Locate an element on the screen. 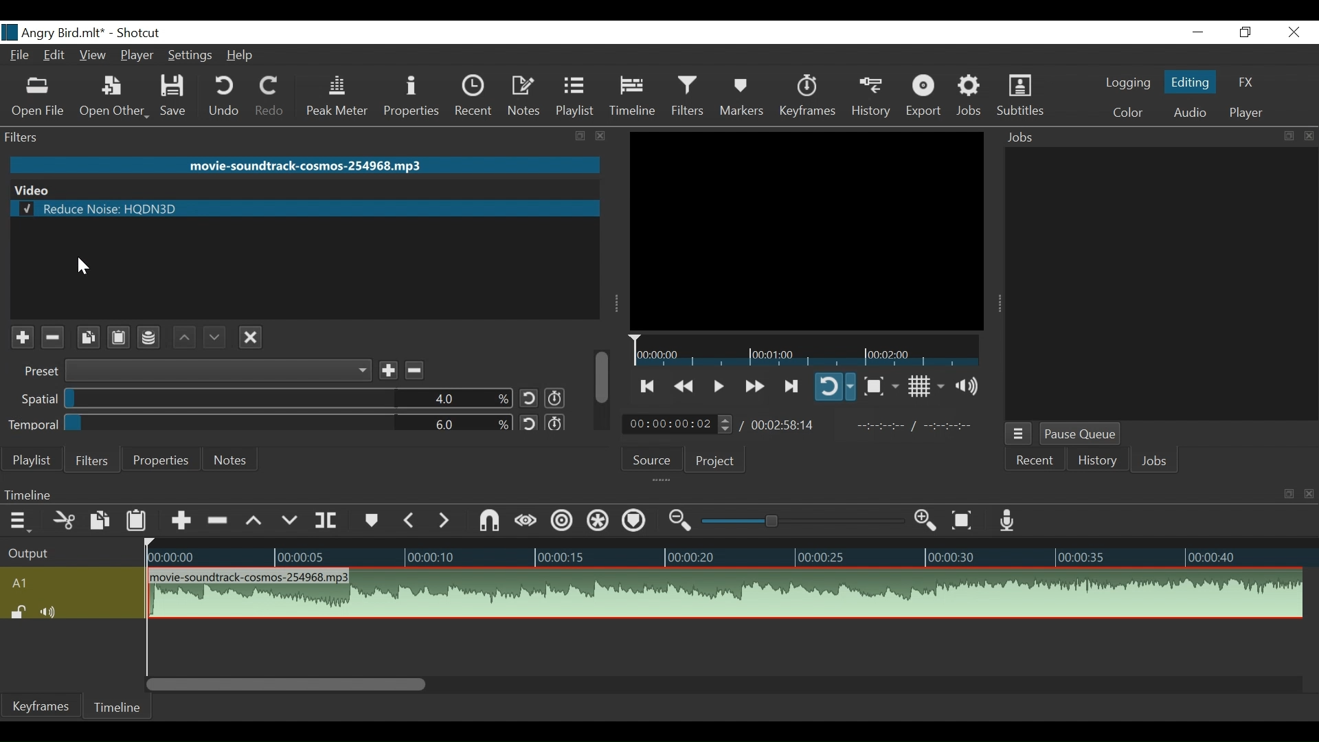 The height and width of the screenshot is (742, 1319). Pause Queue is located at coordinates (1081, 434).